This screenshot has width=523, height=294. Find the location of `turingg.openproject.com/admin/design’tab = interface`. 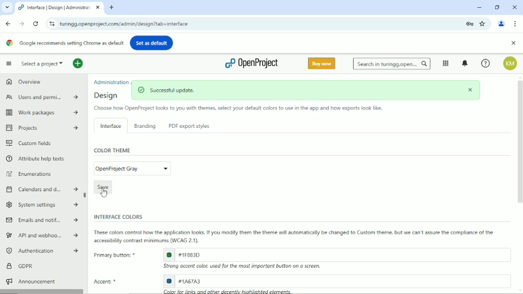

turingg.openproject.com/admin/design’tab = interface is located at coordinates (259, 23).